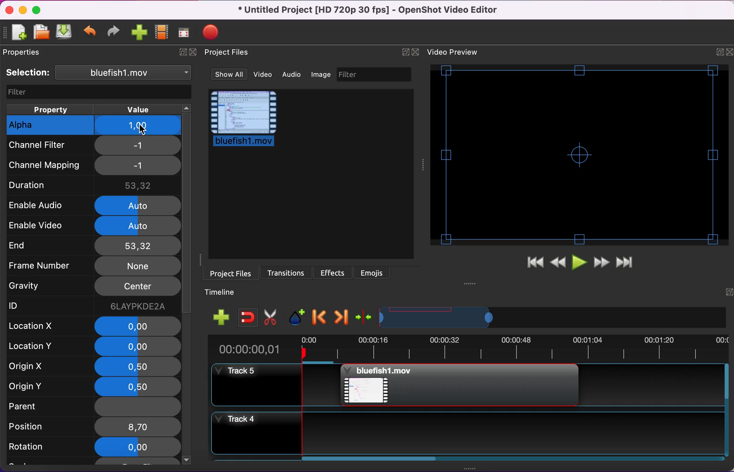 The height and width of the screenshot is (472, 734). What do you see at coordinates (138, 166) in the screenshot?
I see `-1` at bounding box center [138, 166].